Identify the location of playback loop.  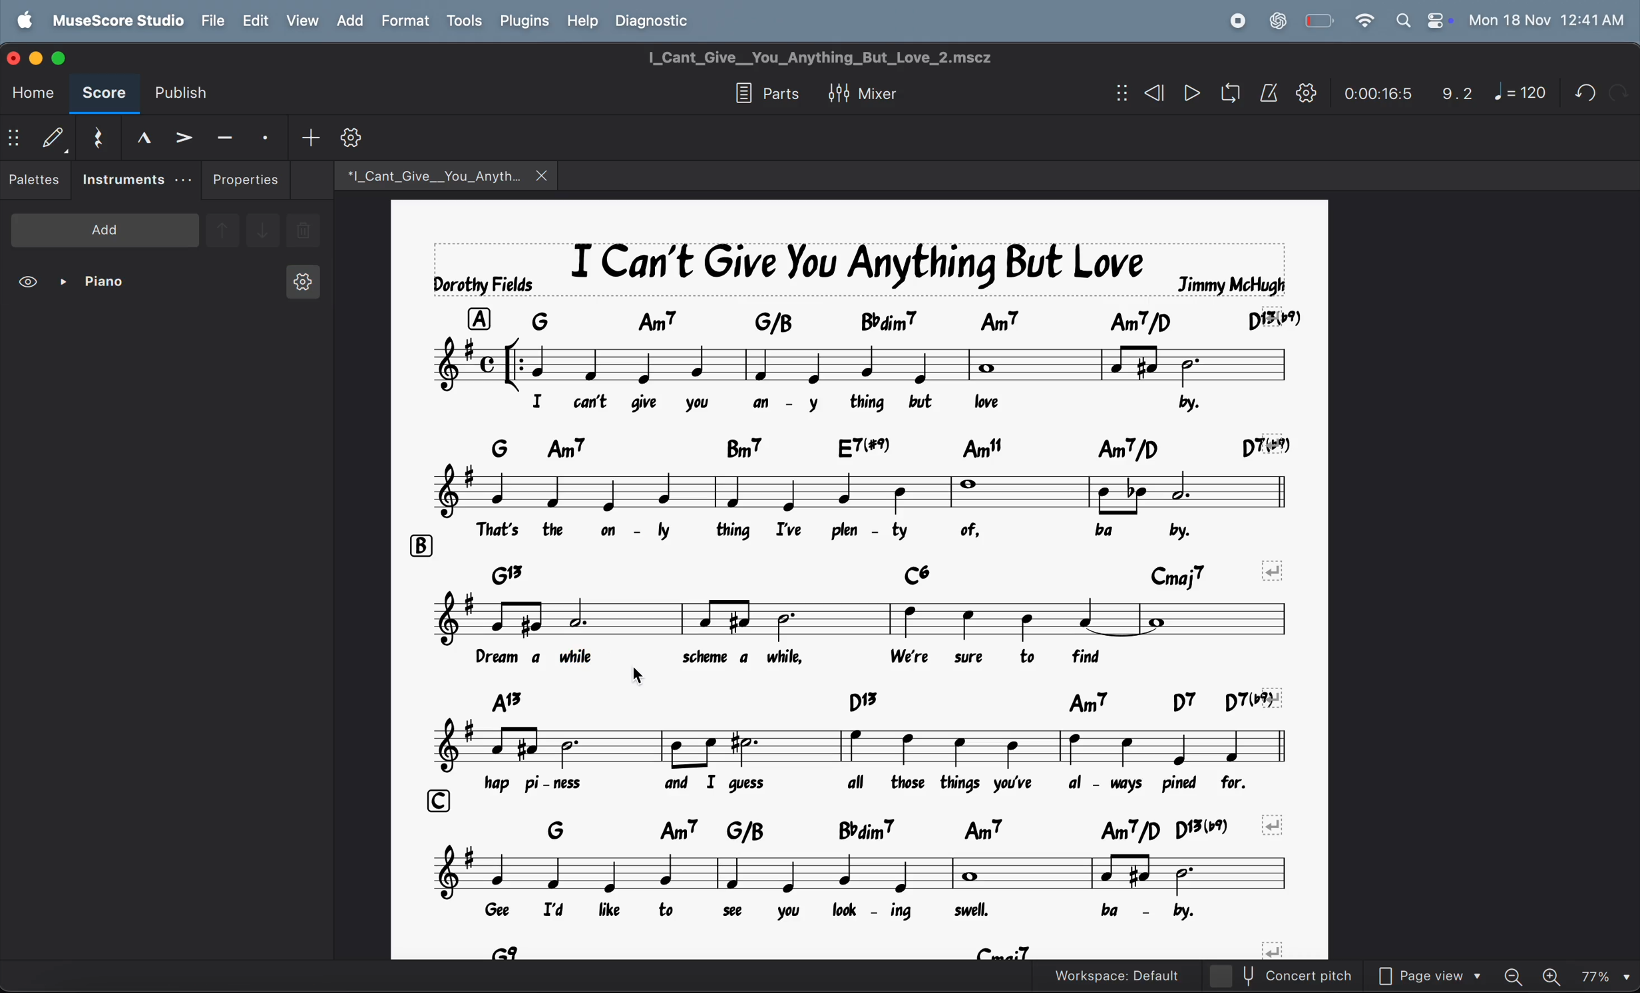
(1228, 93).